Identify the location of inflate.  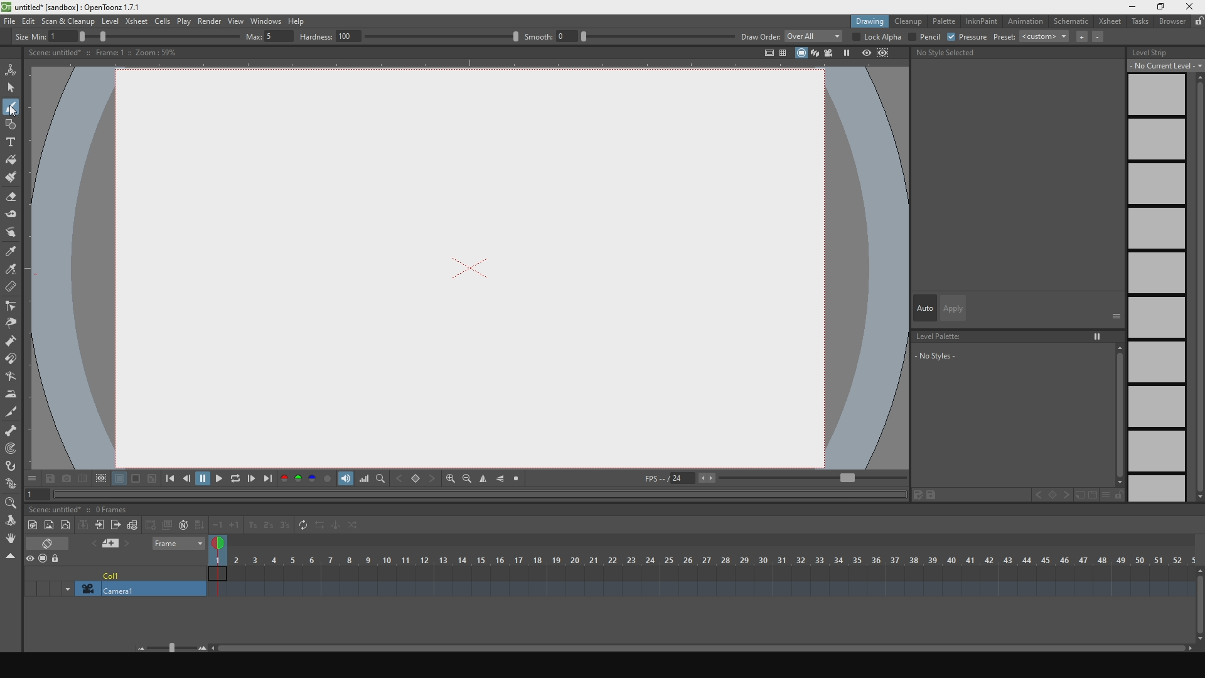
(14, 340).